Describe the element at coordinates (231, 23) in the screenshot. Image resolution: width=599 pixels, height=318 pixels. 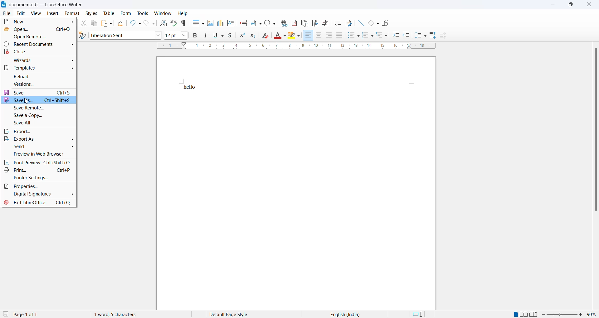
I see `Insert text` at that location.